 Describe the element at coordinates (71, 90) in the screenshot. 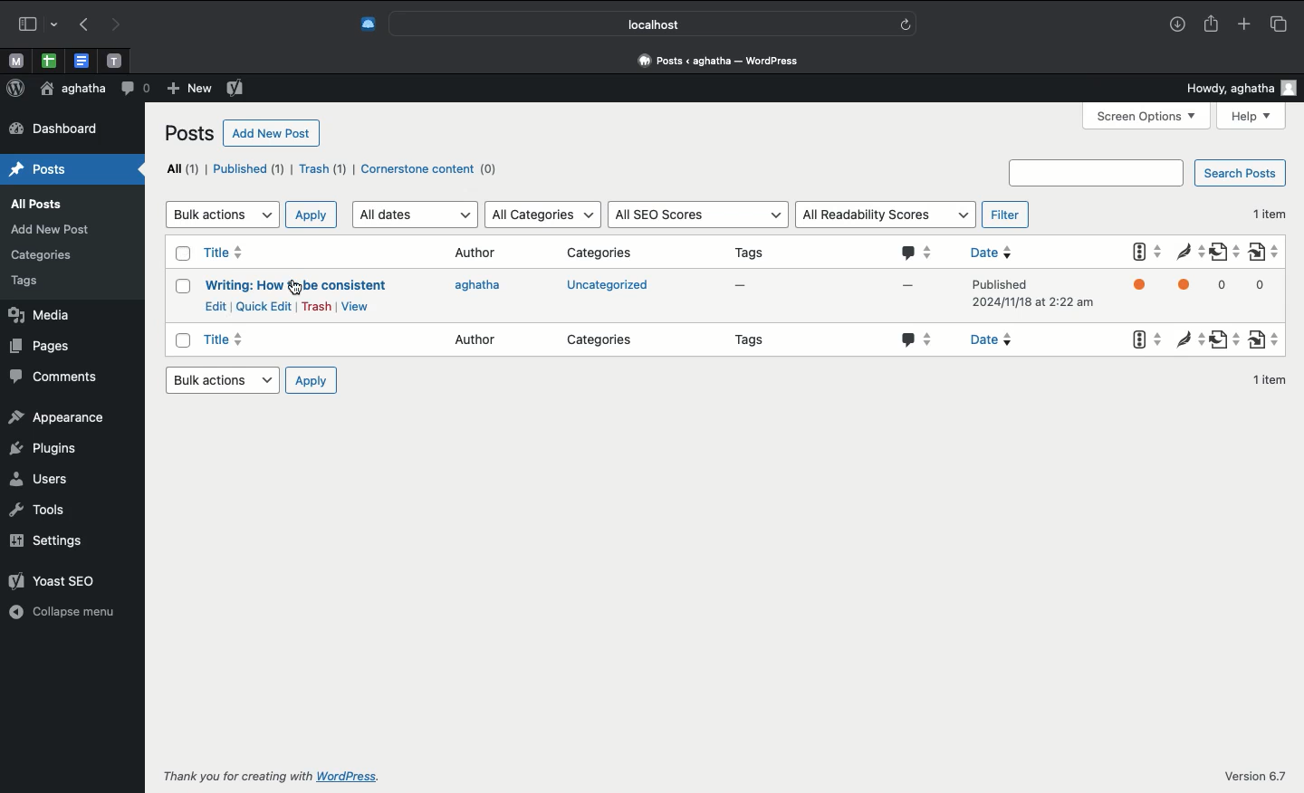

I see `User` at that location.